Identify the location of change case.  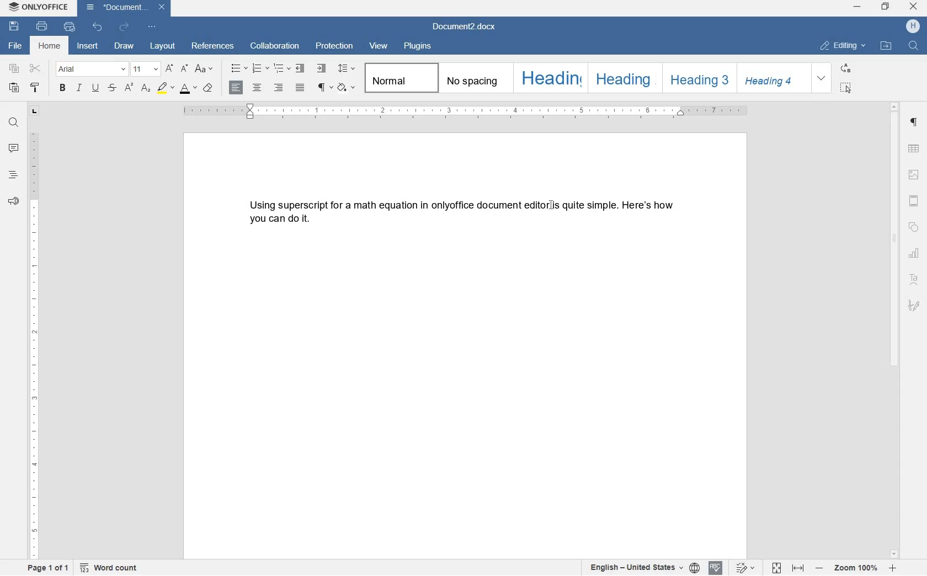
(205, 69).